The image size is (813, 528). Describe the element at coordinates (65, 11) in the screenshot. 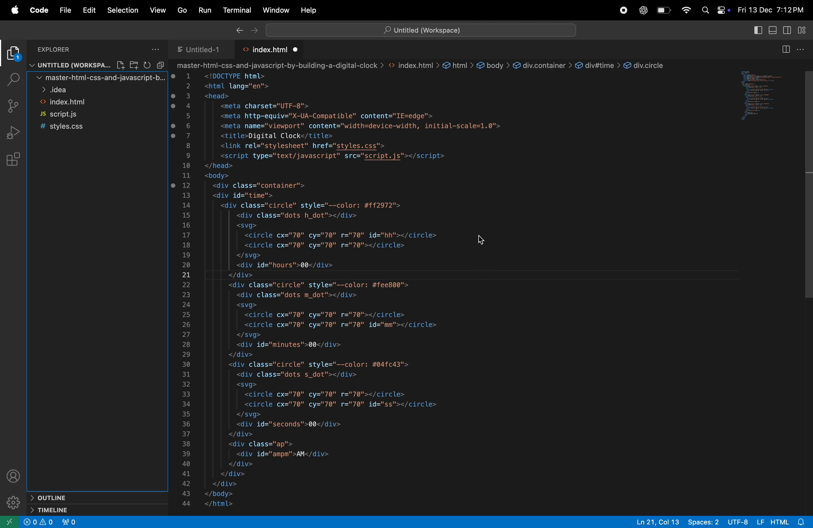

I see `file` at that location.